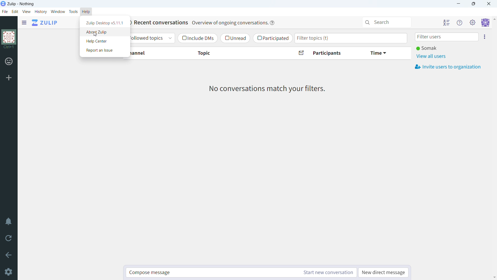 This screenshot has height=280, width=497. I want to click on edit, so click(15, 12).